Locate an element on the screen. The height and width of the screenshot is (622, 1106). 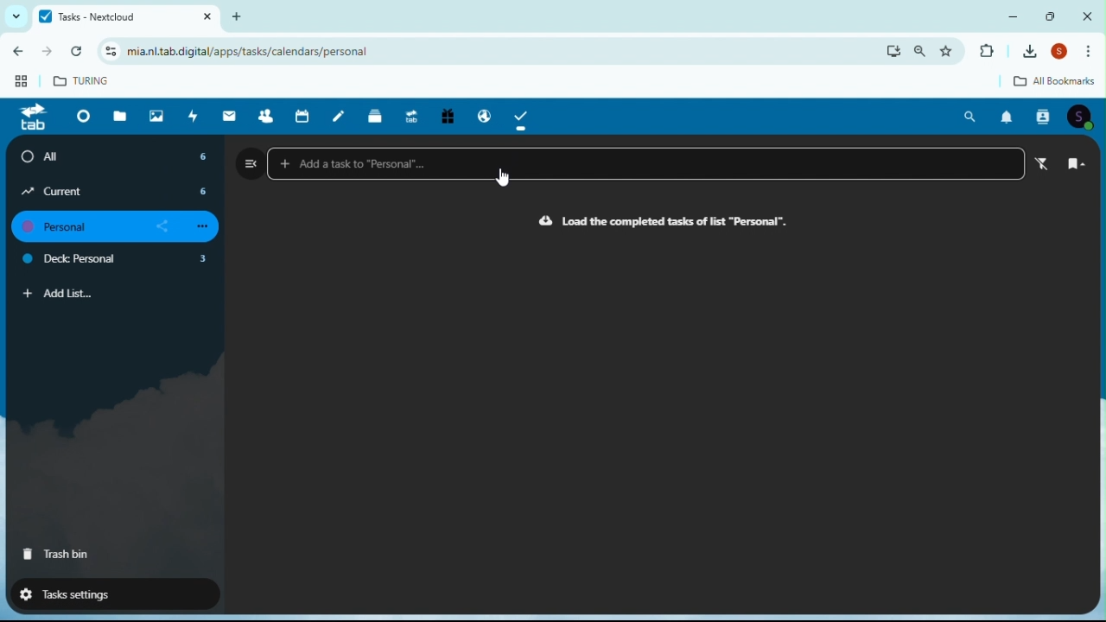
tasks - next cloud is located at coordinates (124, 16).